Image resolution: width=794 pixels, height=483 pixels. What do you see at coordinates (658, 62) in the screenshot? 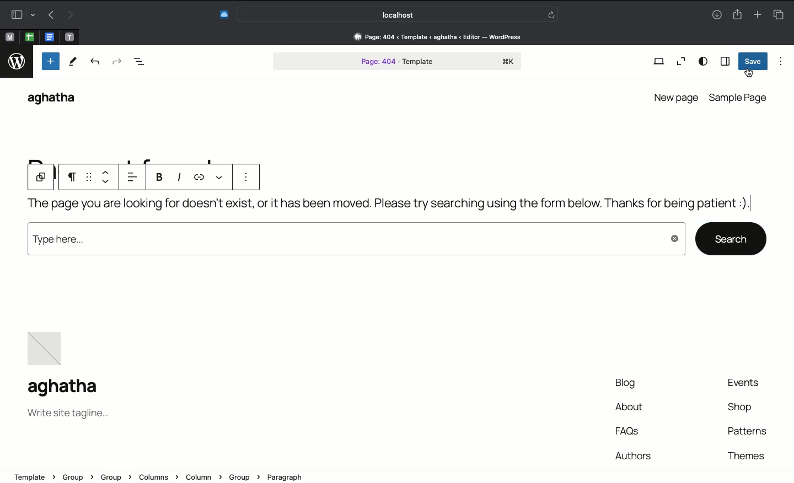
I see `View` at bounding box center [658, 62].